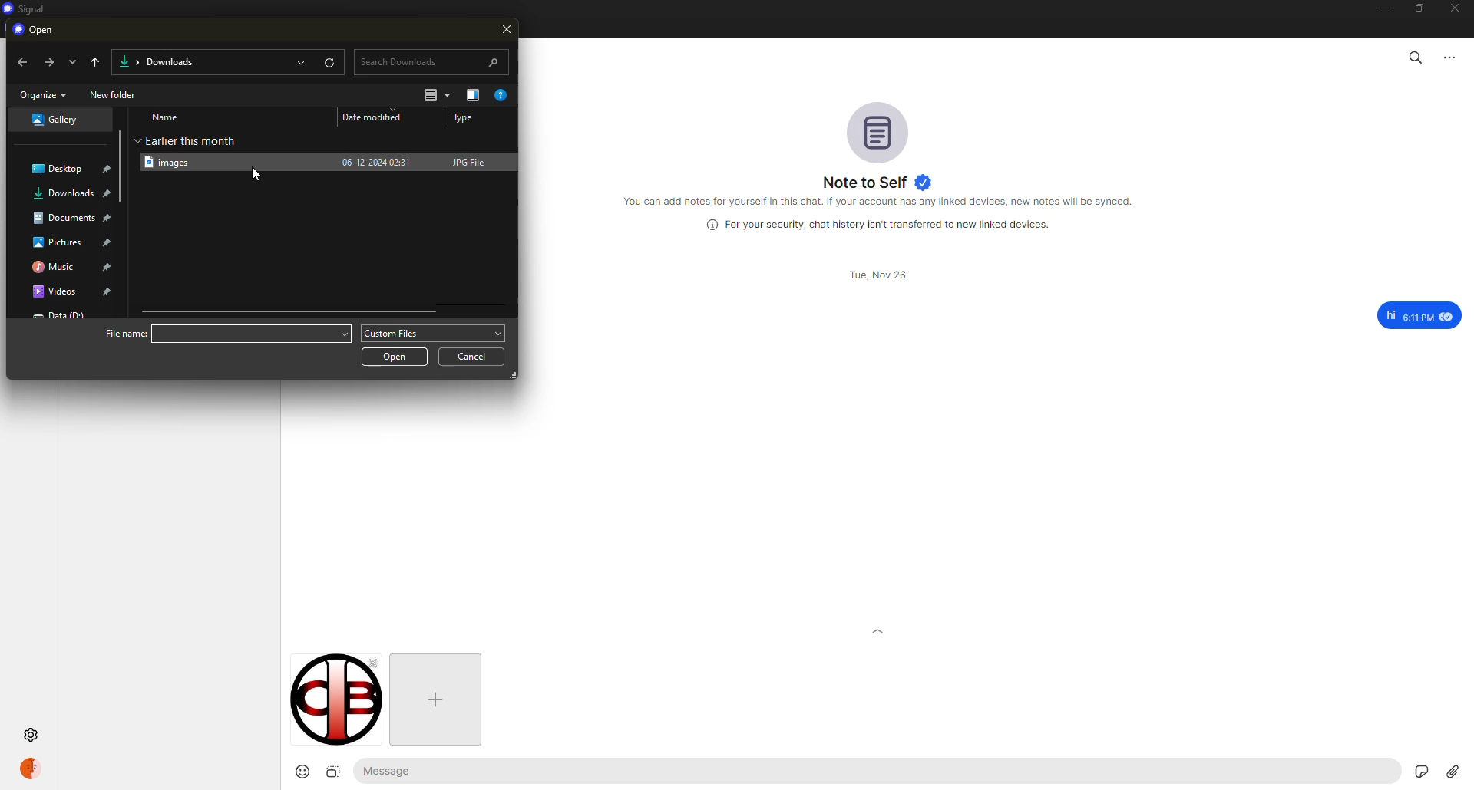  Describe the element at coordinates (396, 356) in the screenshot. I see `open` at that location.